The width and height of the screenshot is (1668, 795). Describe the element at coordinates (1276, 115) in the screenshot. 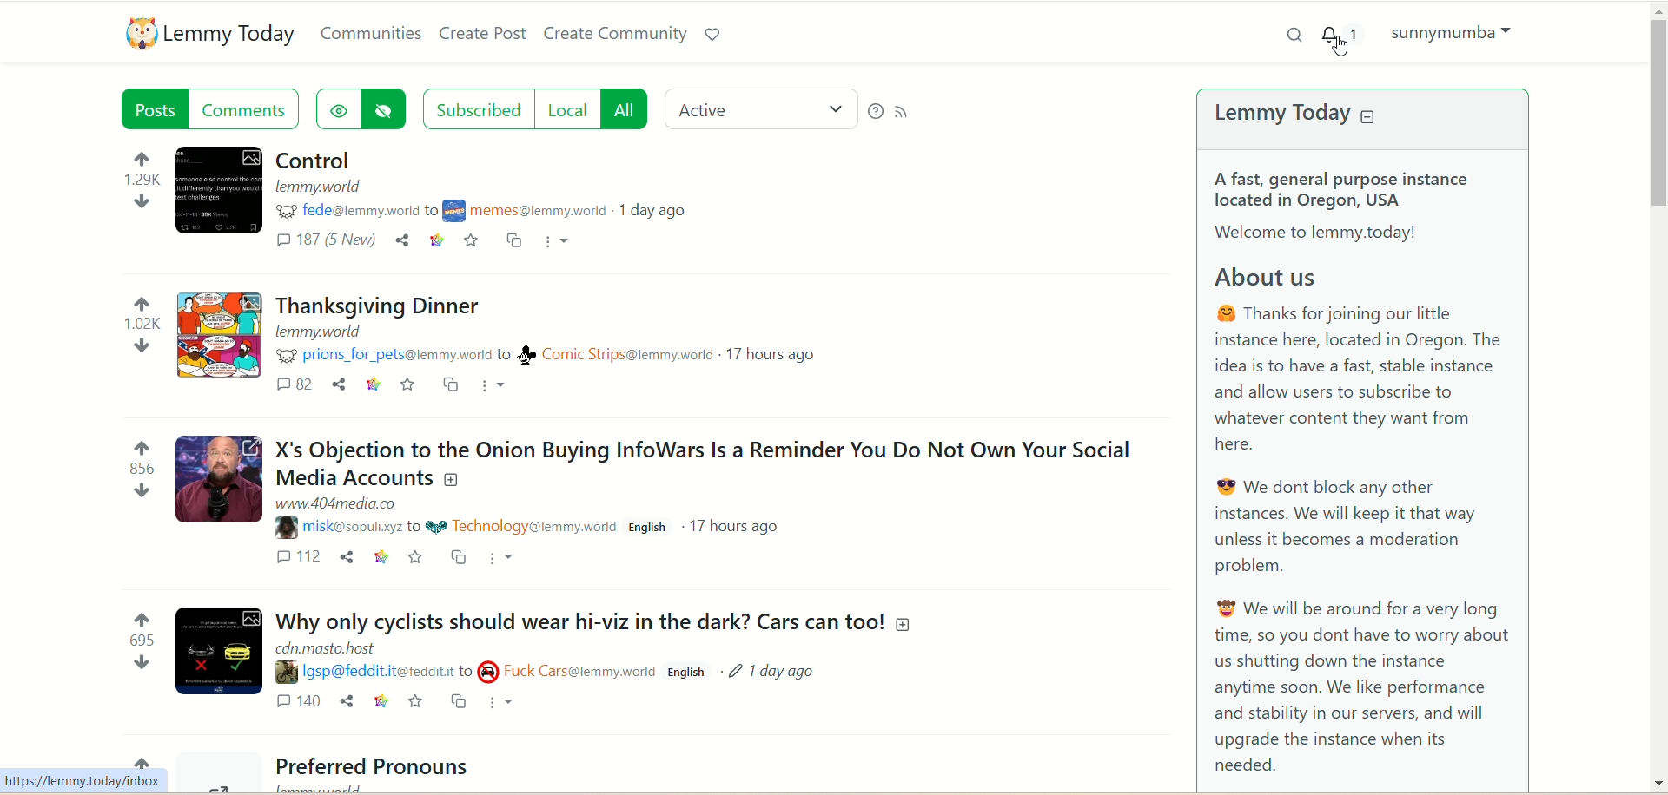

I see `lemmy today` at that location.